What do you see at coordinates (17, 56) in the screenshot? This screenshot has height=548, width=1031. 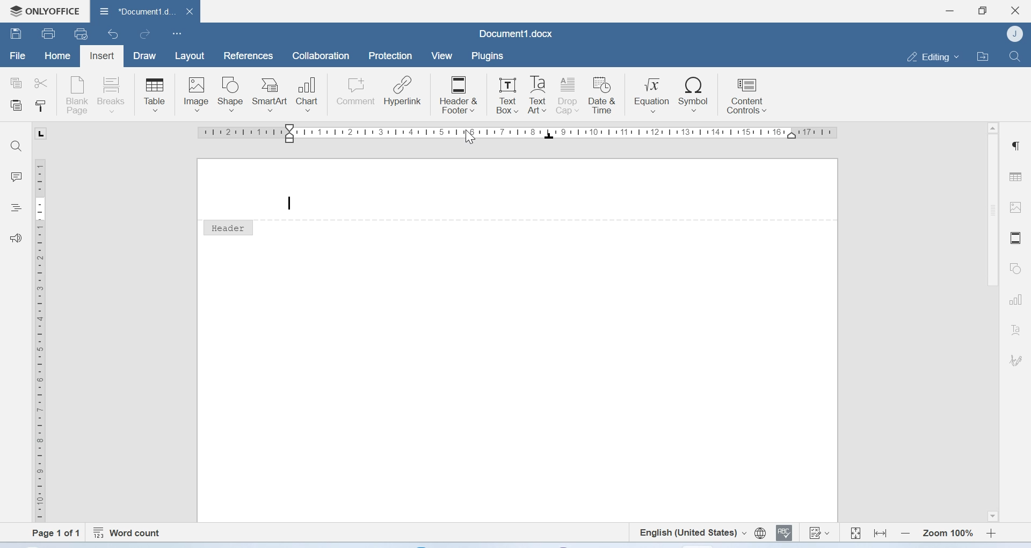 I see `File` at bounding box center [17, 56].